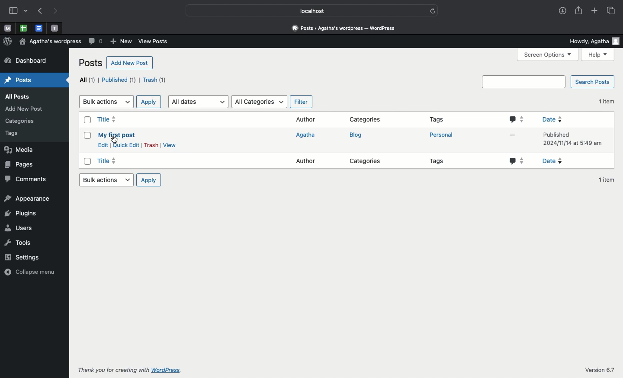 The height and width of the screenshot is (378, 623). I want to click on Tags, so click(17, 134).